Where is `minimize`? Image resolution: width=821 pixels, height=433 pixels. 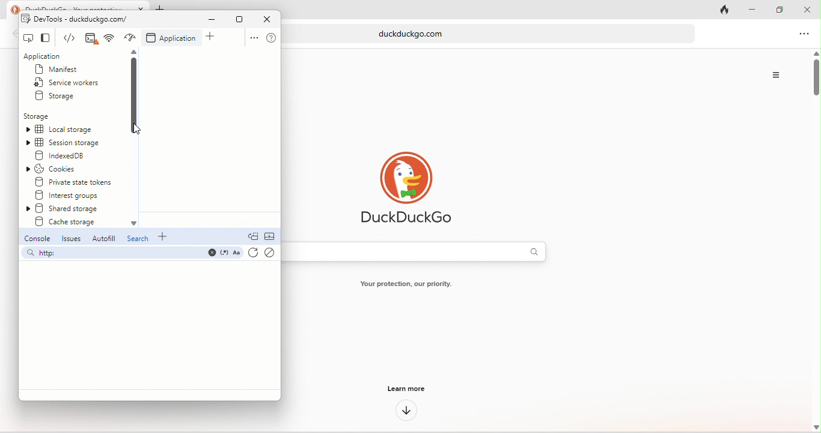 minimize is located at coordinates (207, 20).